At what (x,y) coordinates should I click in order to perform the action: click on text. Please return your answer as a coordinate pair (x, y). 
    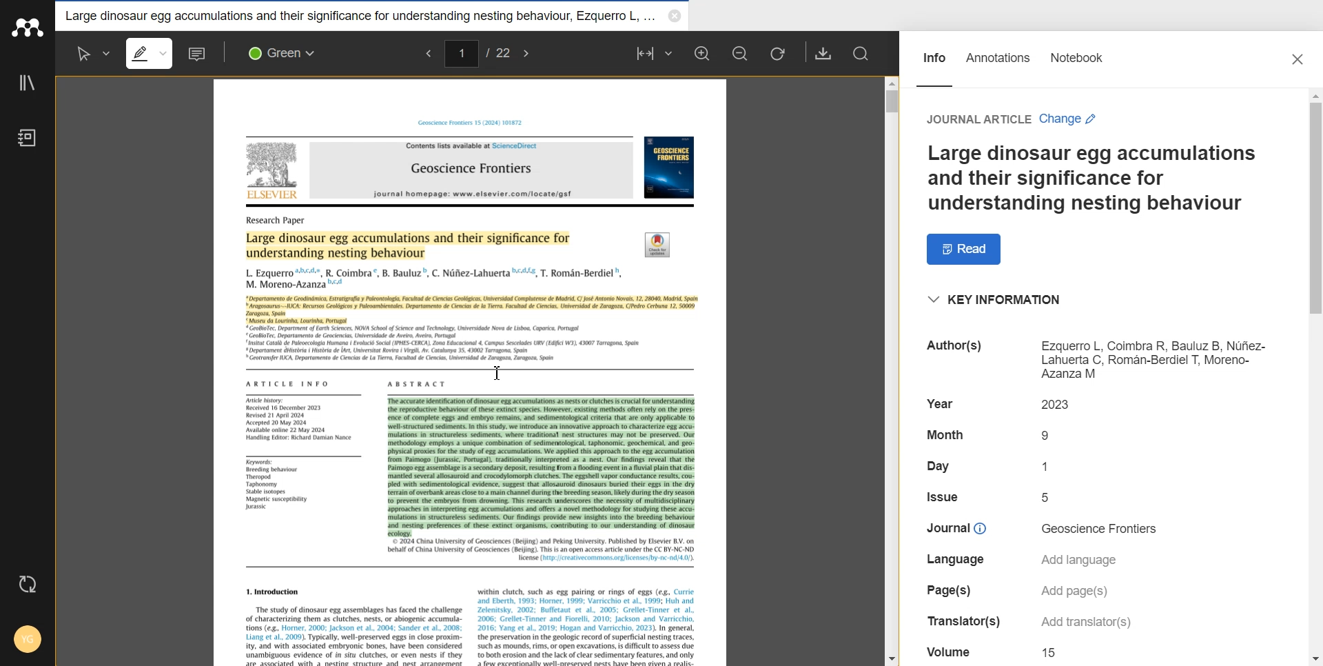
    Looking at the image, I should click on (1083, 623).